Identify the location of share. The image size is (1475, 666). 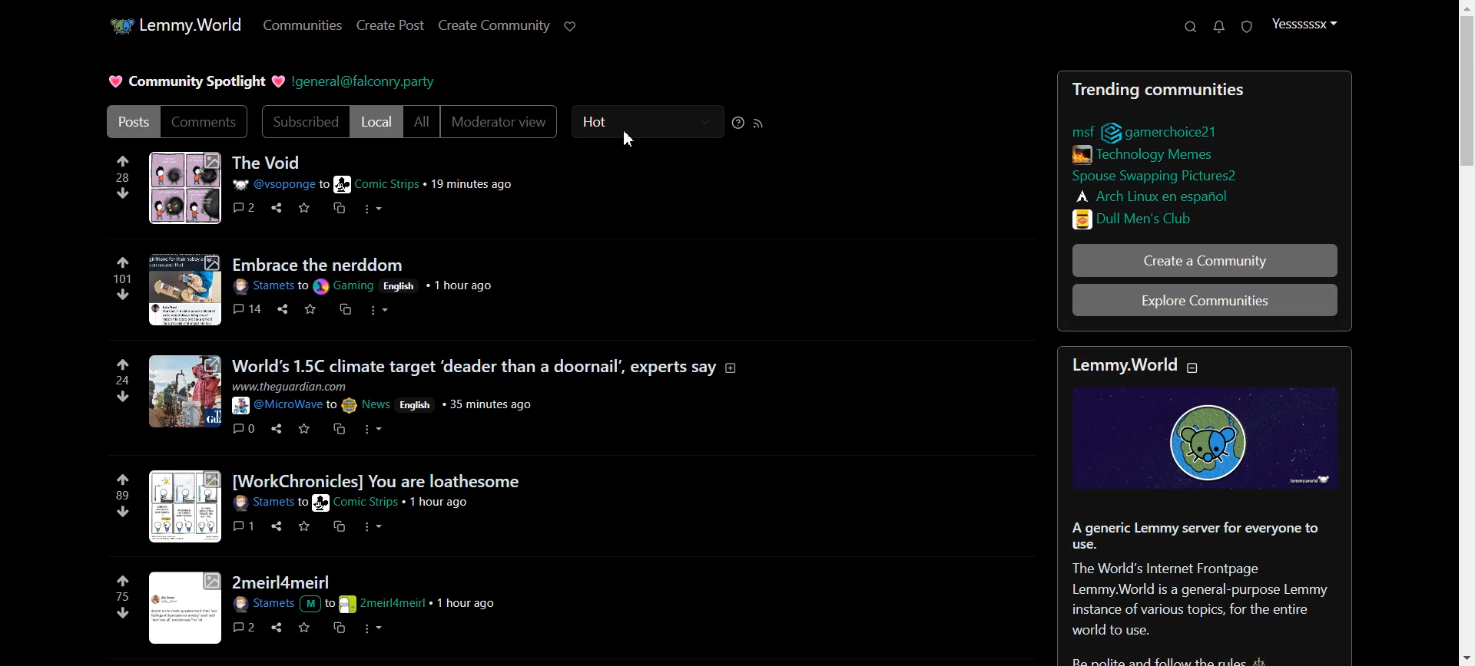
(279, 429).